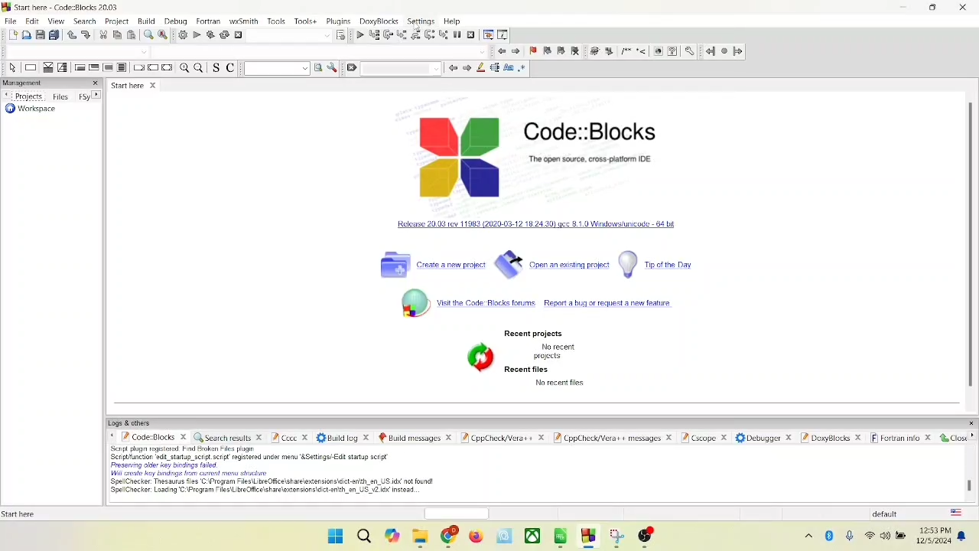  Describe the element at coordinates (117, 21) in the screenshot. I see `project` at that location.